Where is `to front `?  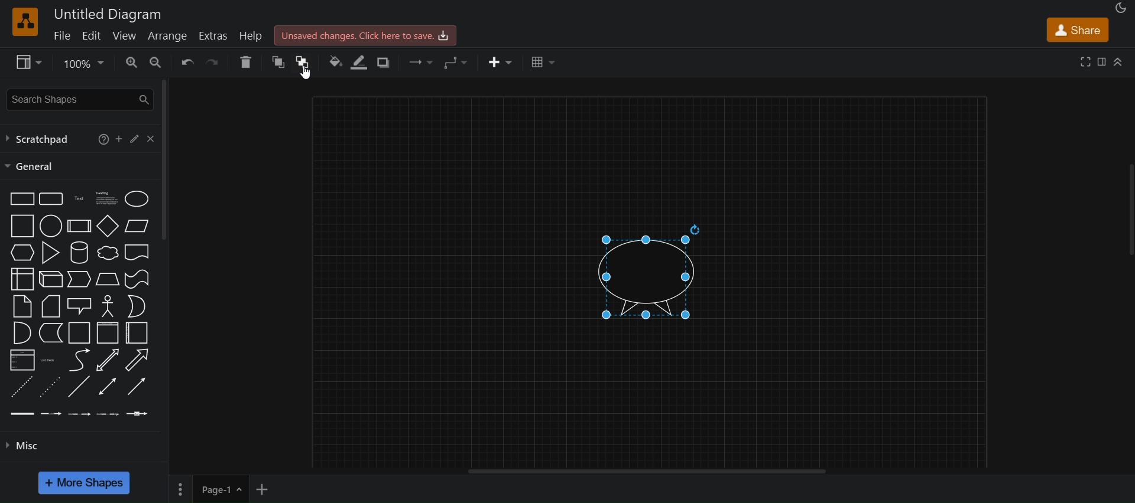
to front  is located at coordinates (275, 64).